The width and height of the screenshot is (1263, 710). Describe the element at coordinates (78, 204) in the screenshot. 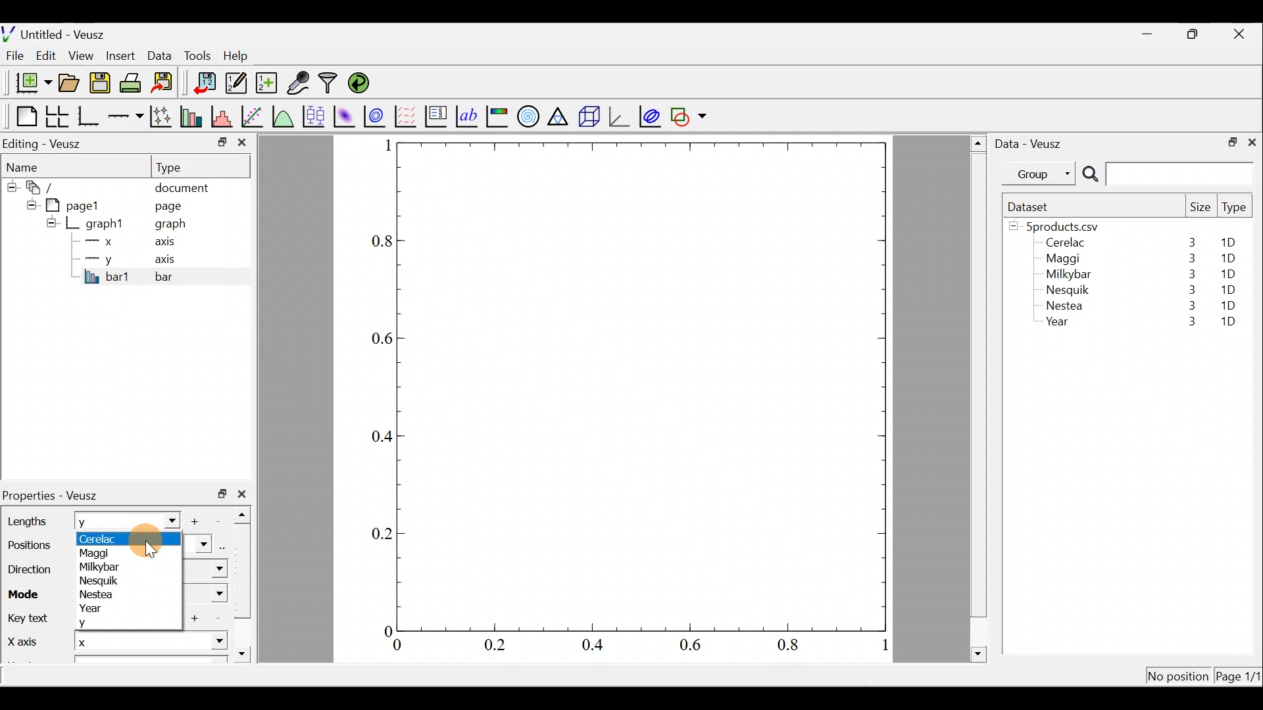

I see `pagel` at that location.